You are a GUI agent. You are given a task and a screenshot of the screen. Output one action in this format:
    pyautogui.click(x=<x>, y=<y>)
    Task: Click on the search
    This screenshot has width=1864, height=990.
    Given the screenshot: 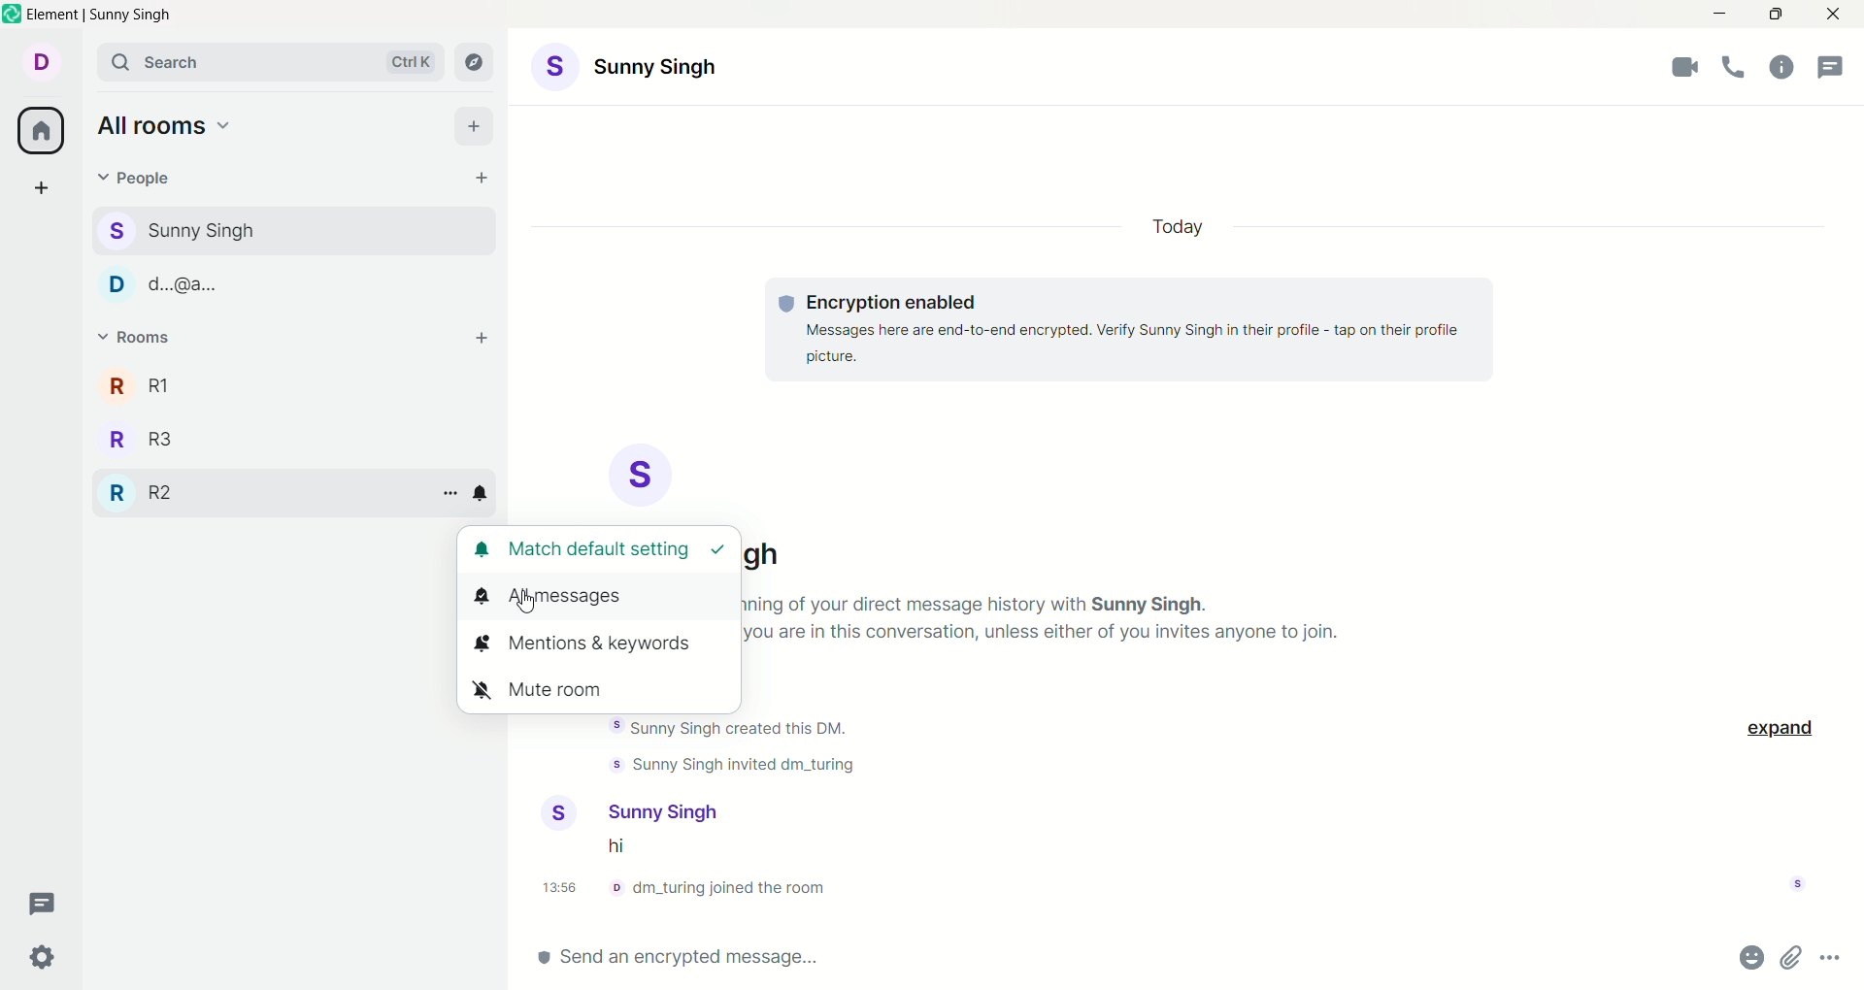 What is the action you would take?
    pyautogui.click(x=272, y=64)
    